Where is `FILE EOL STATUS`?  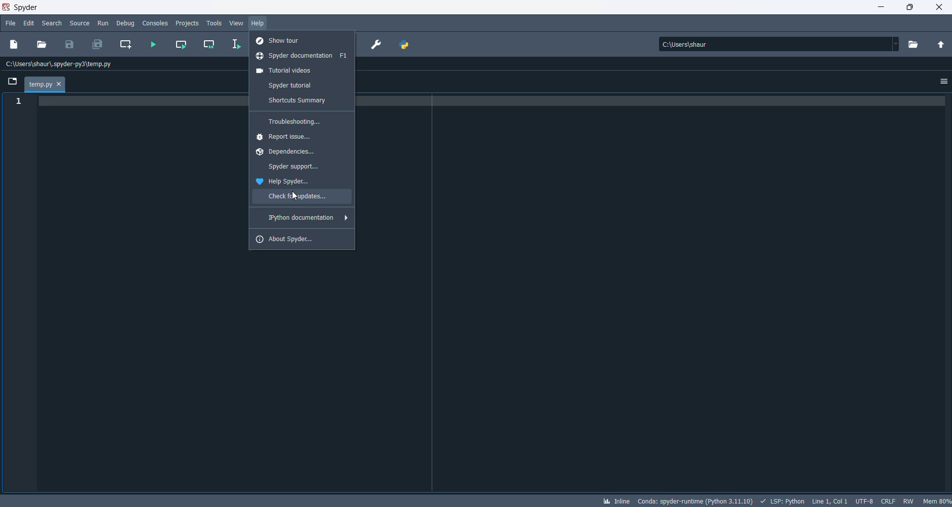
FILE EOL STATUS is located at coordinates (887, 501).